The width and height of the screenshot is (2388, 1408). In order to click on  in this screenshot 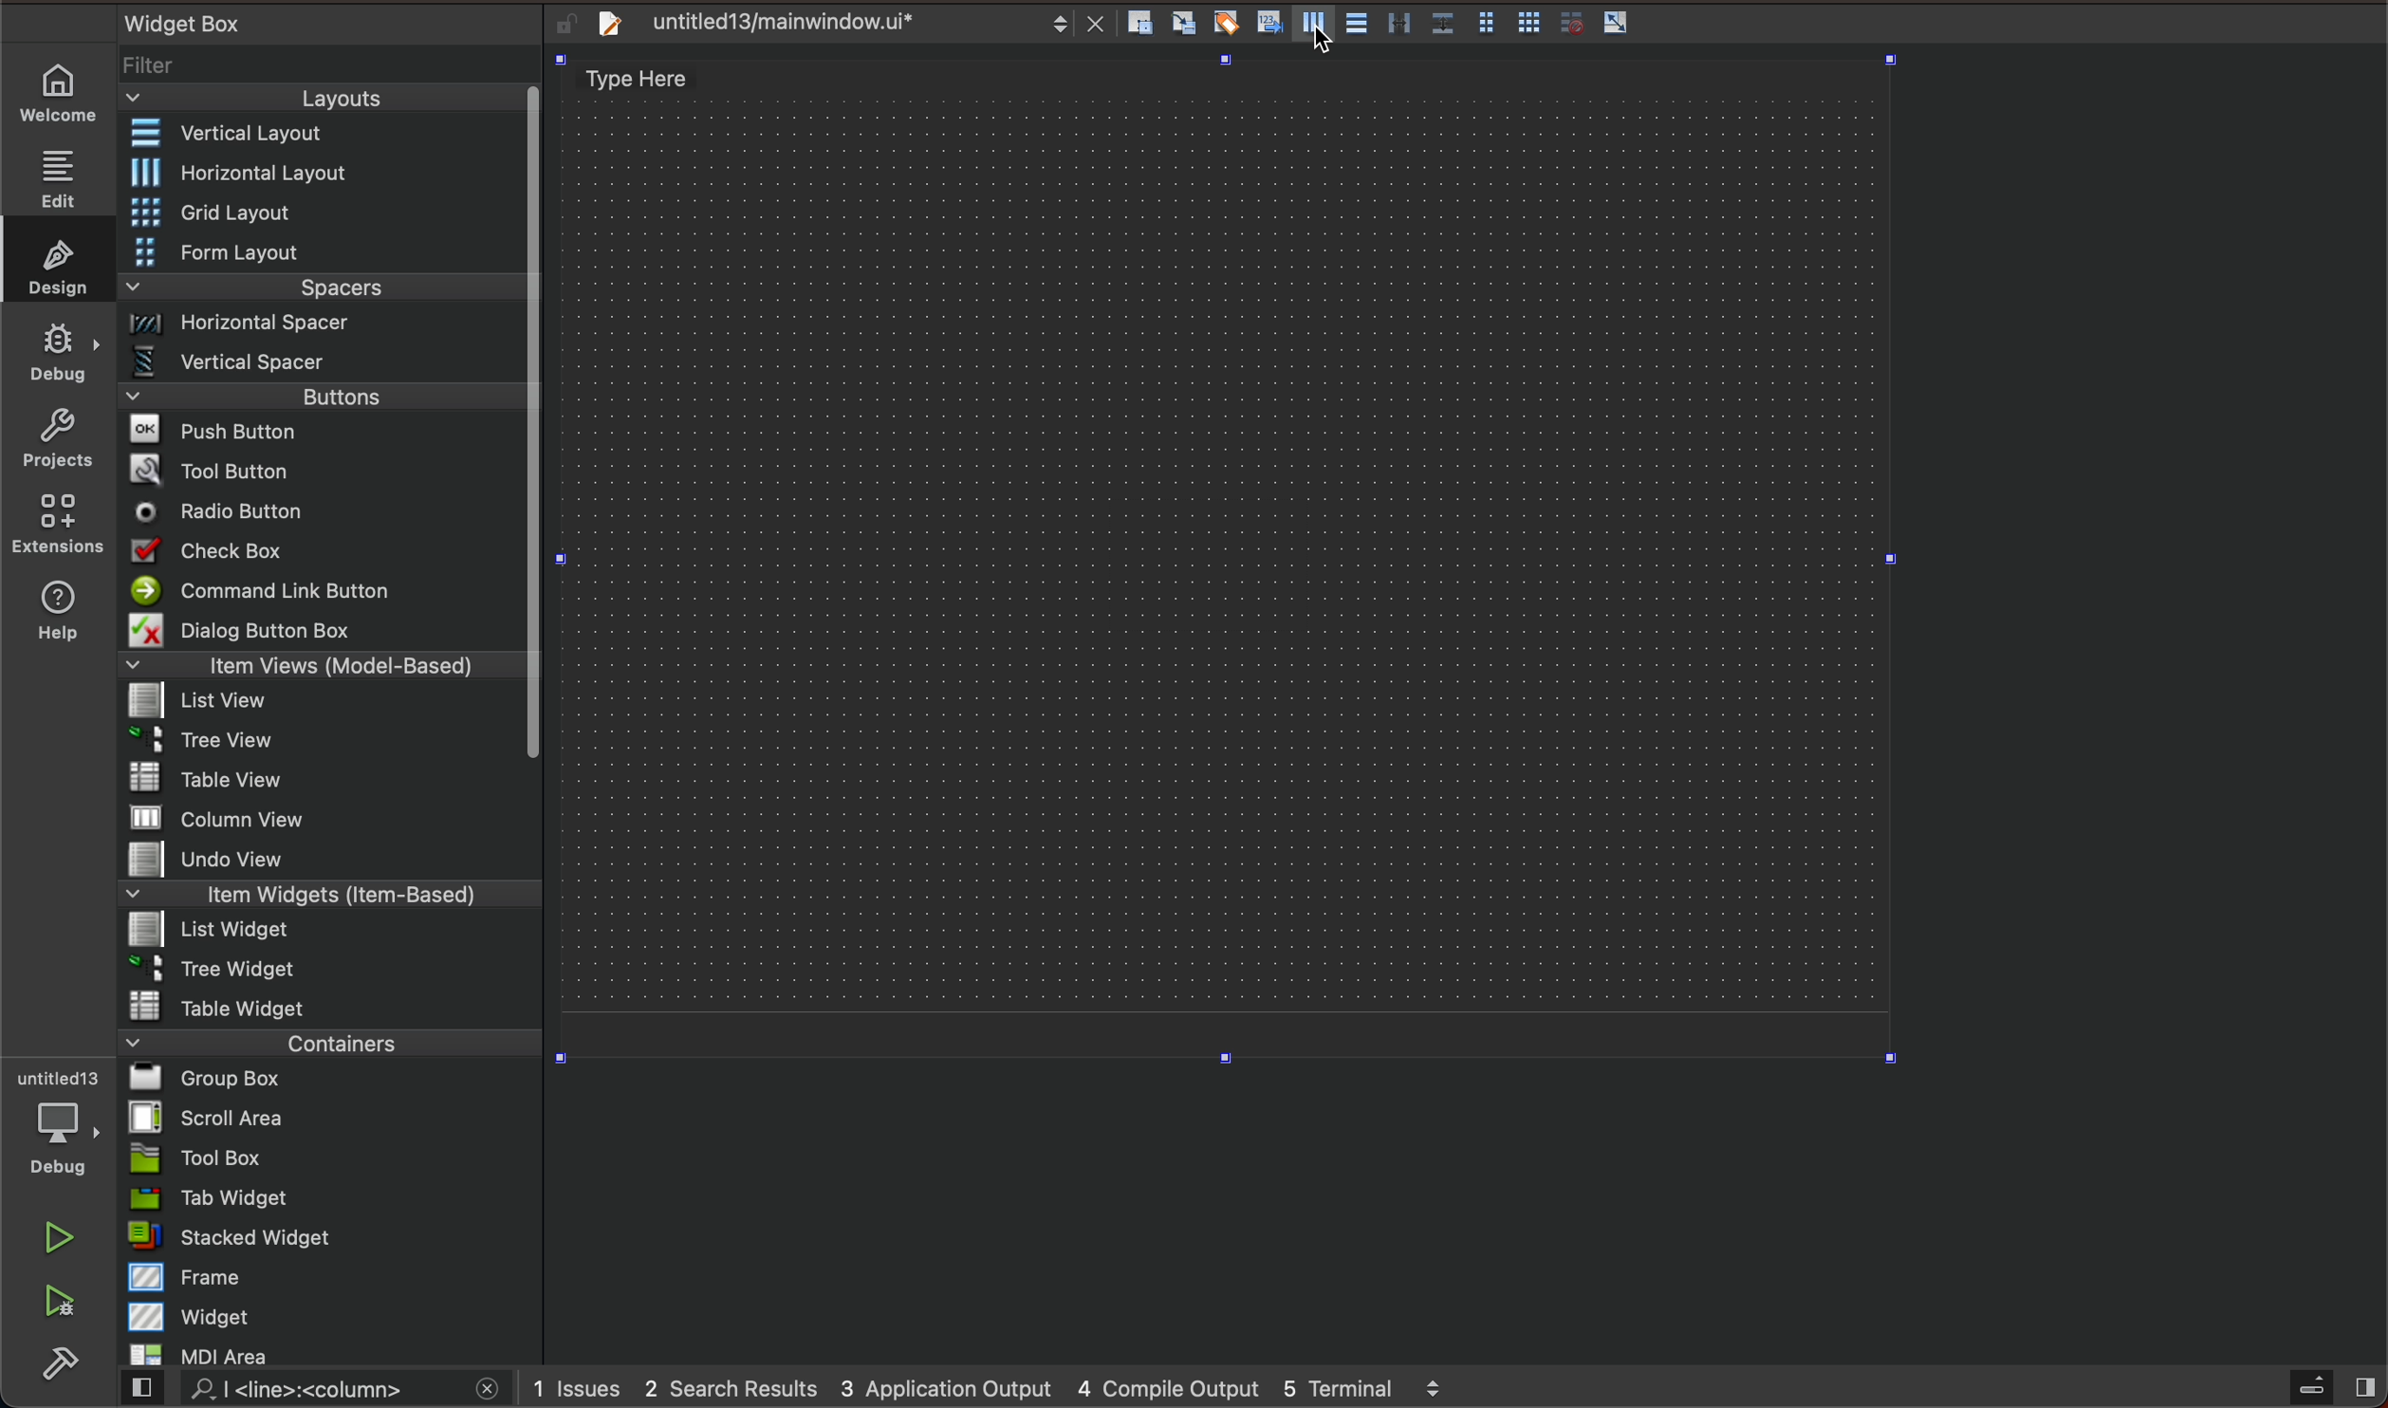, I will do `click(1185, 22)`.